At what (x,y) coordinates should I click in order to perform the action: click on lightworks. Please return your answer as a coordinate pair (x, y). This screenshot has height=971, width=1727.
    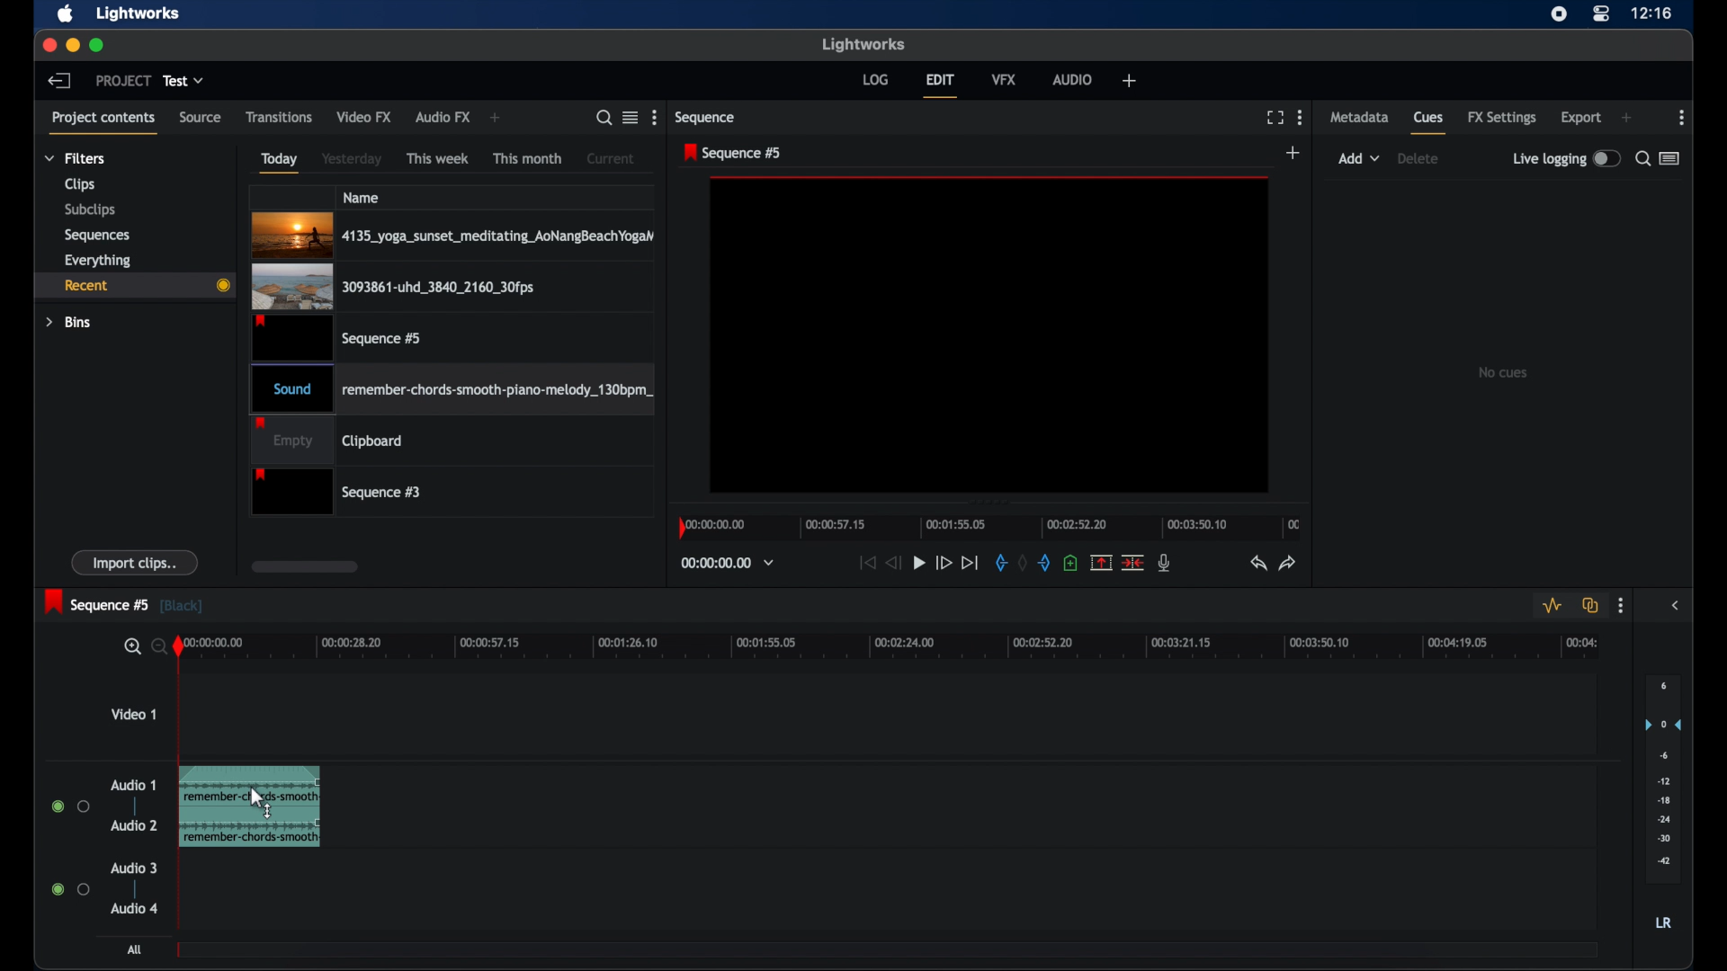
    Looking at the image, I should click on (865, 45).